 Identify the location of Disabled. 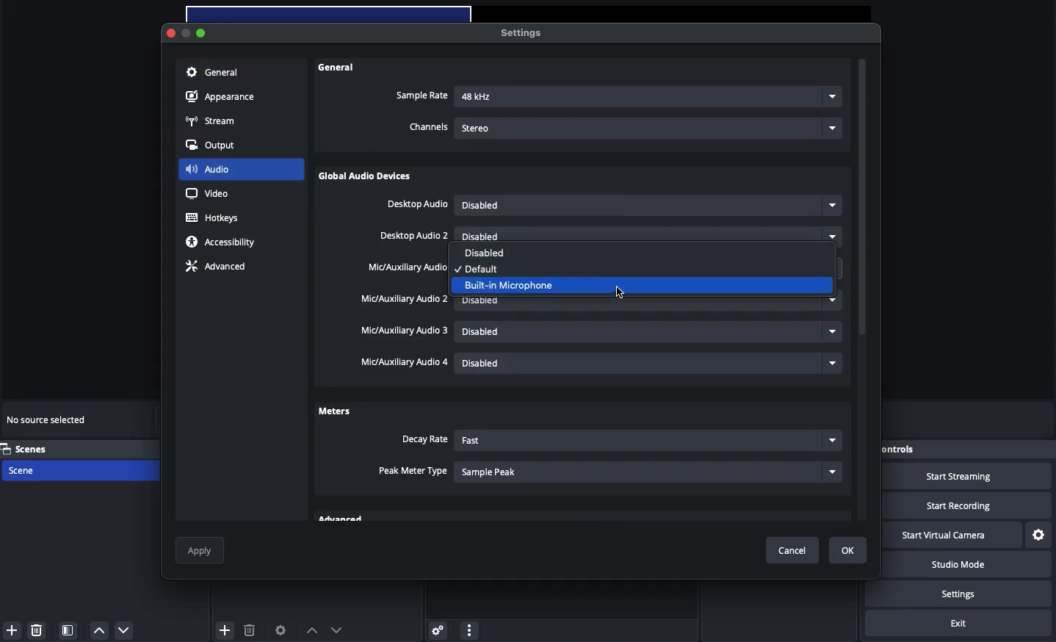
(647, 206).